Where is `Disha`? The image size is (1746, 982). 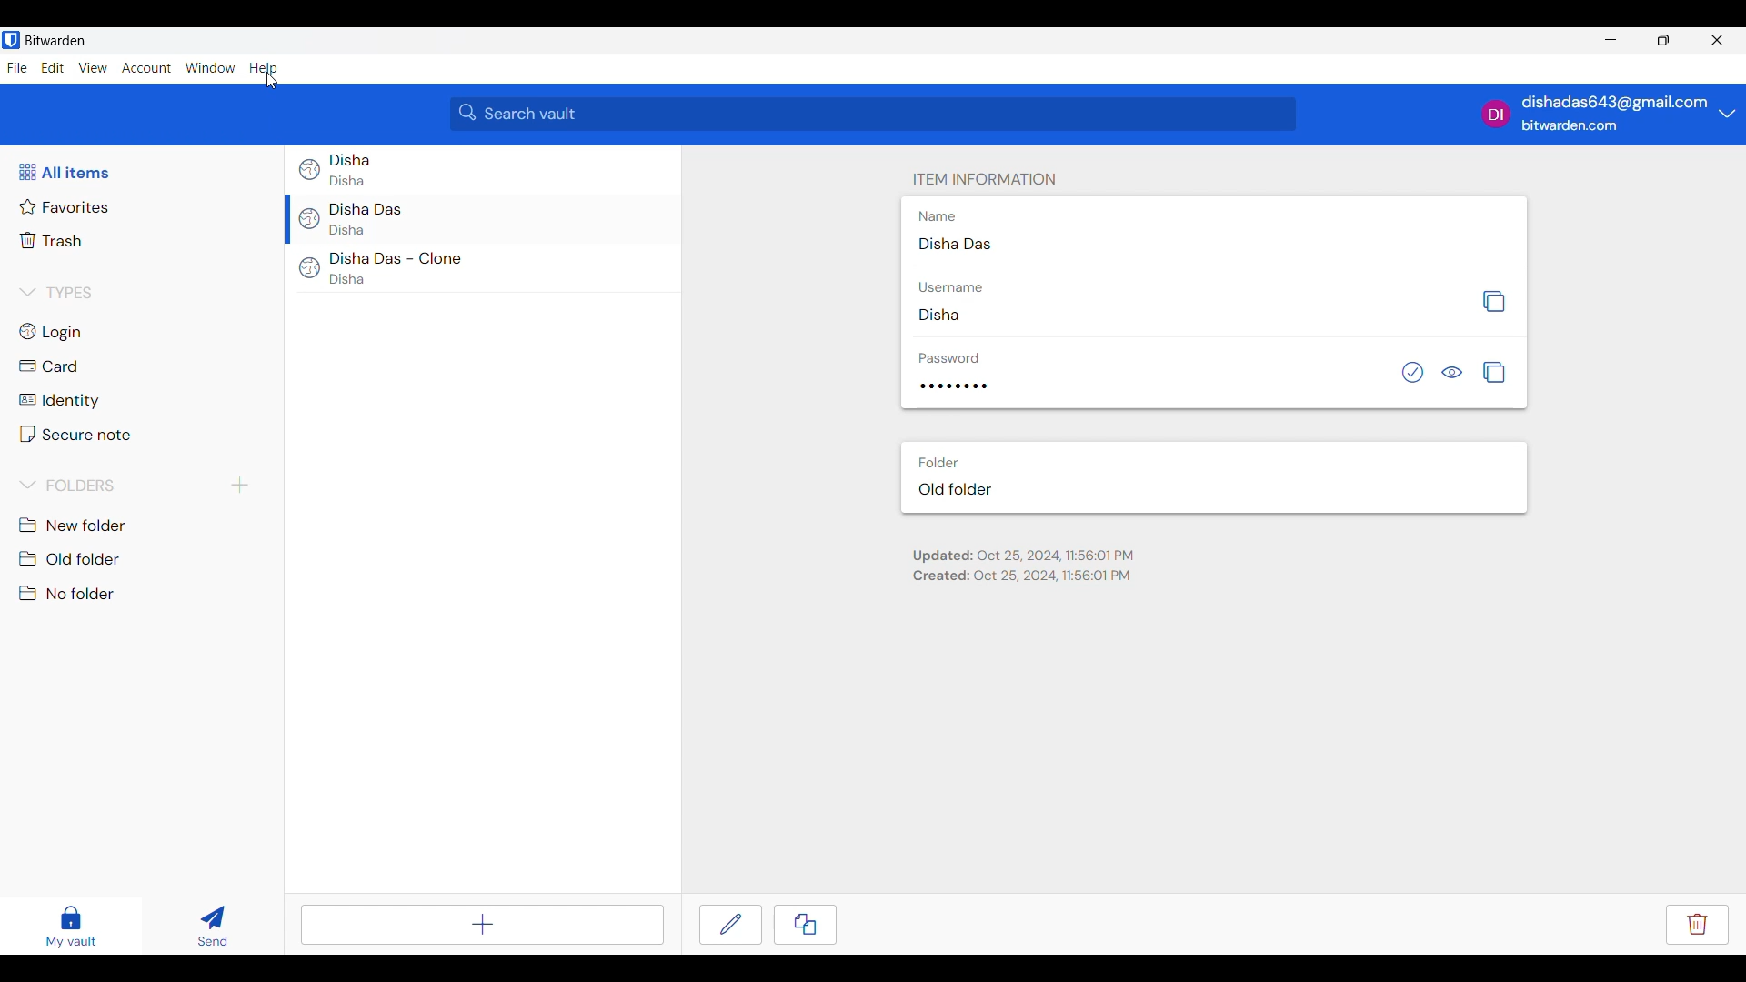
Disha is located at coordinates (347, 229).